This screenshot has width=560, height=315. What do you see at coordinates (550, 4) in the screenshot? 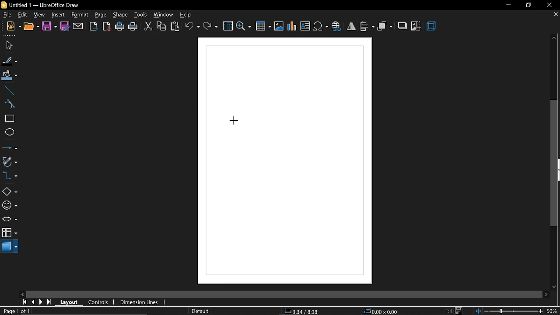
I see `close` at bounding box center [550, 4].